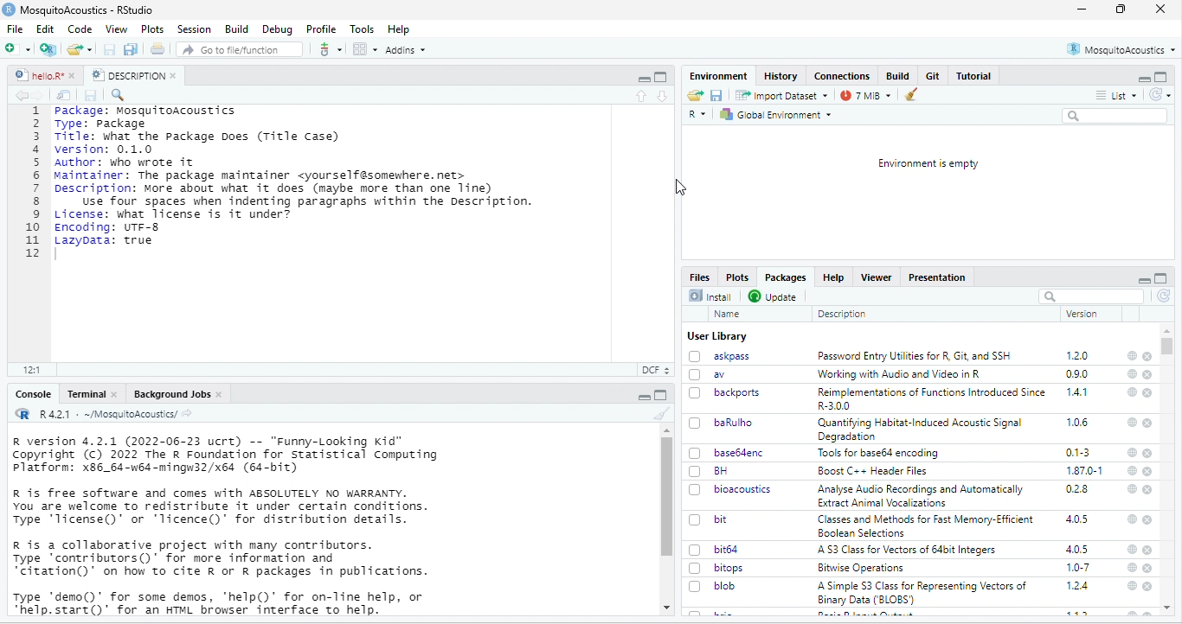 The image size is (1182, 624). I want to click on version, so click(1080, 314).